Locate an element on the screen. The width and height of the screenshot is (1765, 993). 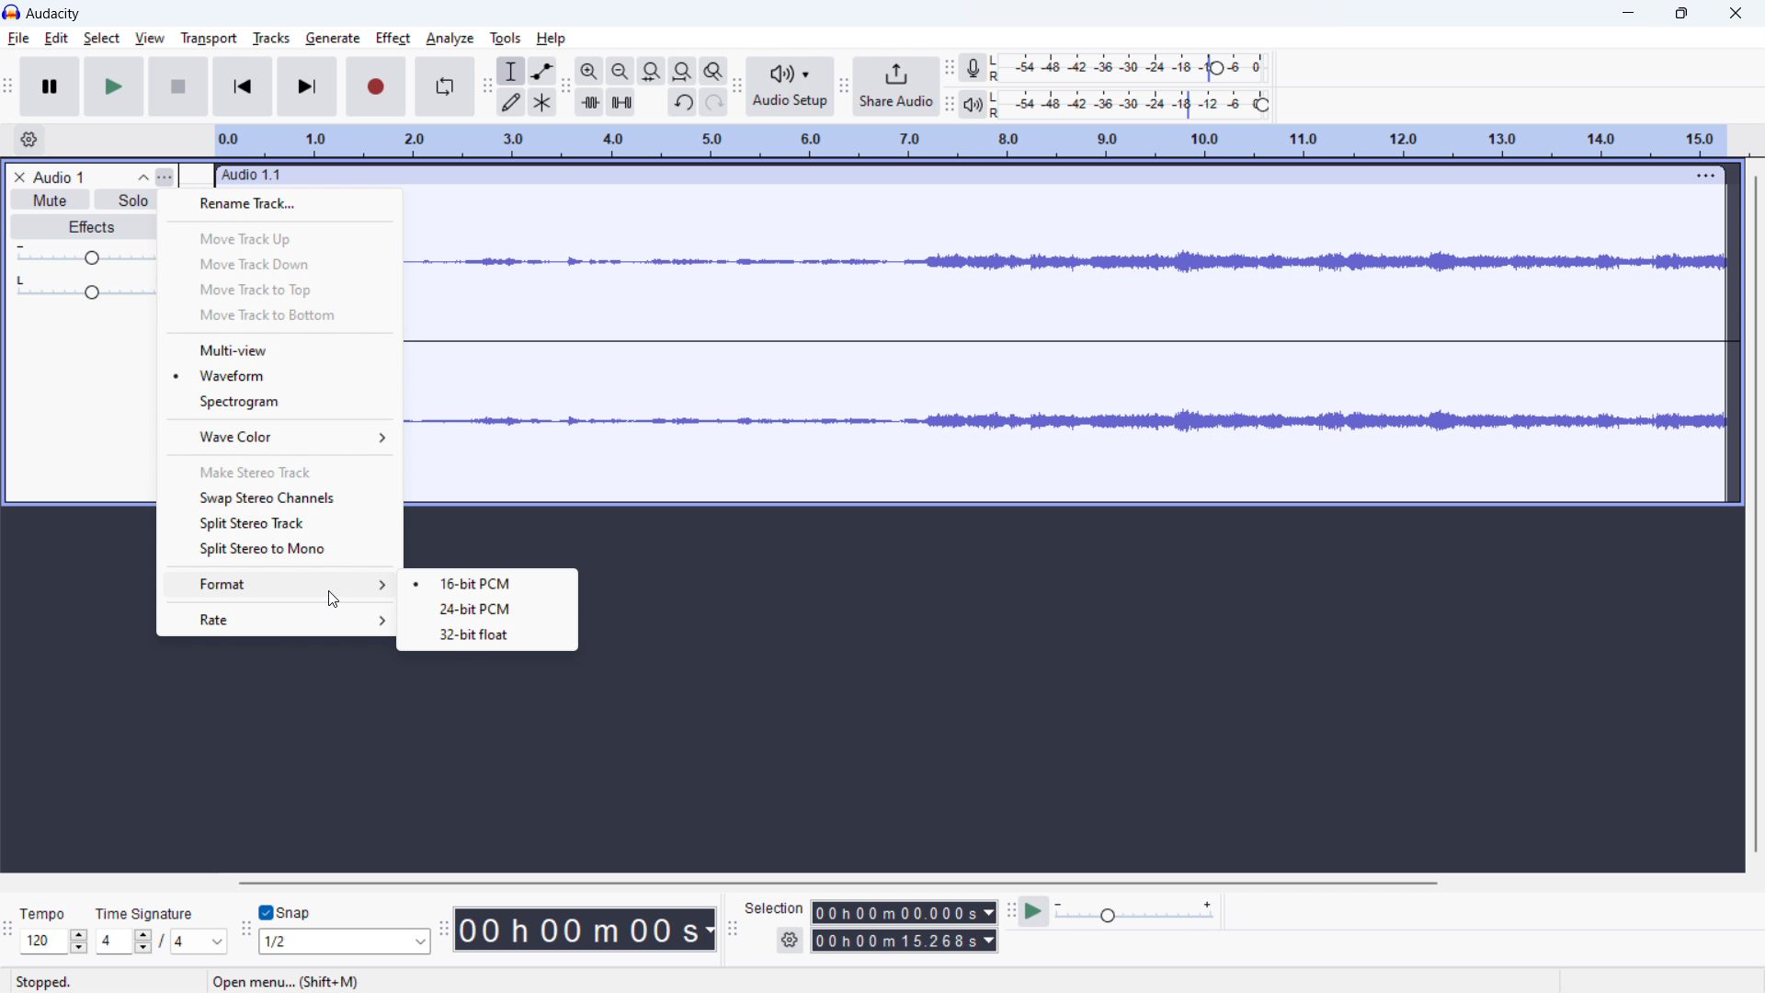
Open Menu is located at coordinates (283, 981).